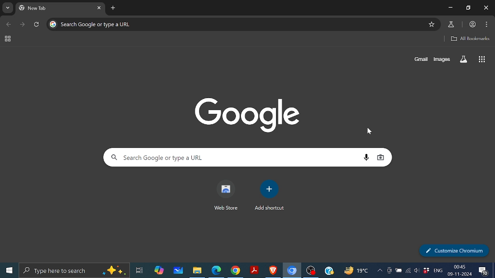 The image size is (495, 278). I want to click on Search by image, so click(382, 158).